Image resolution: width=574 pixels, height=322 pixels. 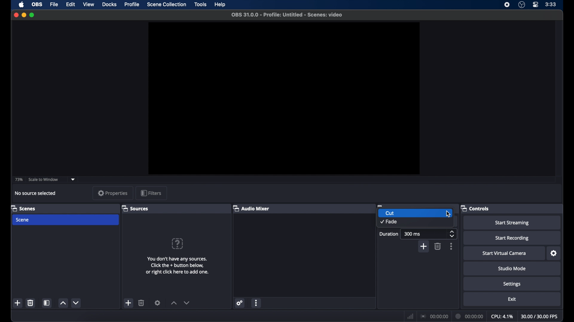 I want to click on properties, so click(x=113, y=193).